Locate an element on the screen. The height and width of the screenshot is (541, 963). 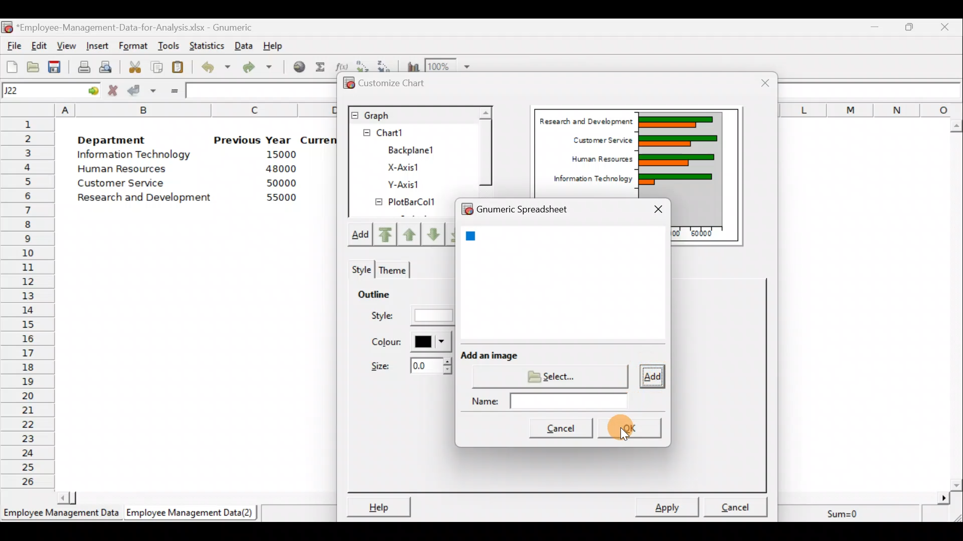
Insert hyperlink is located at coordinates (298, 69).